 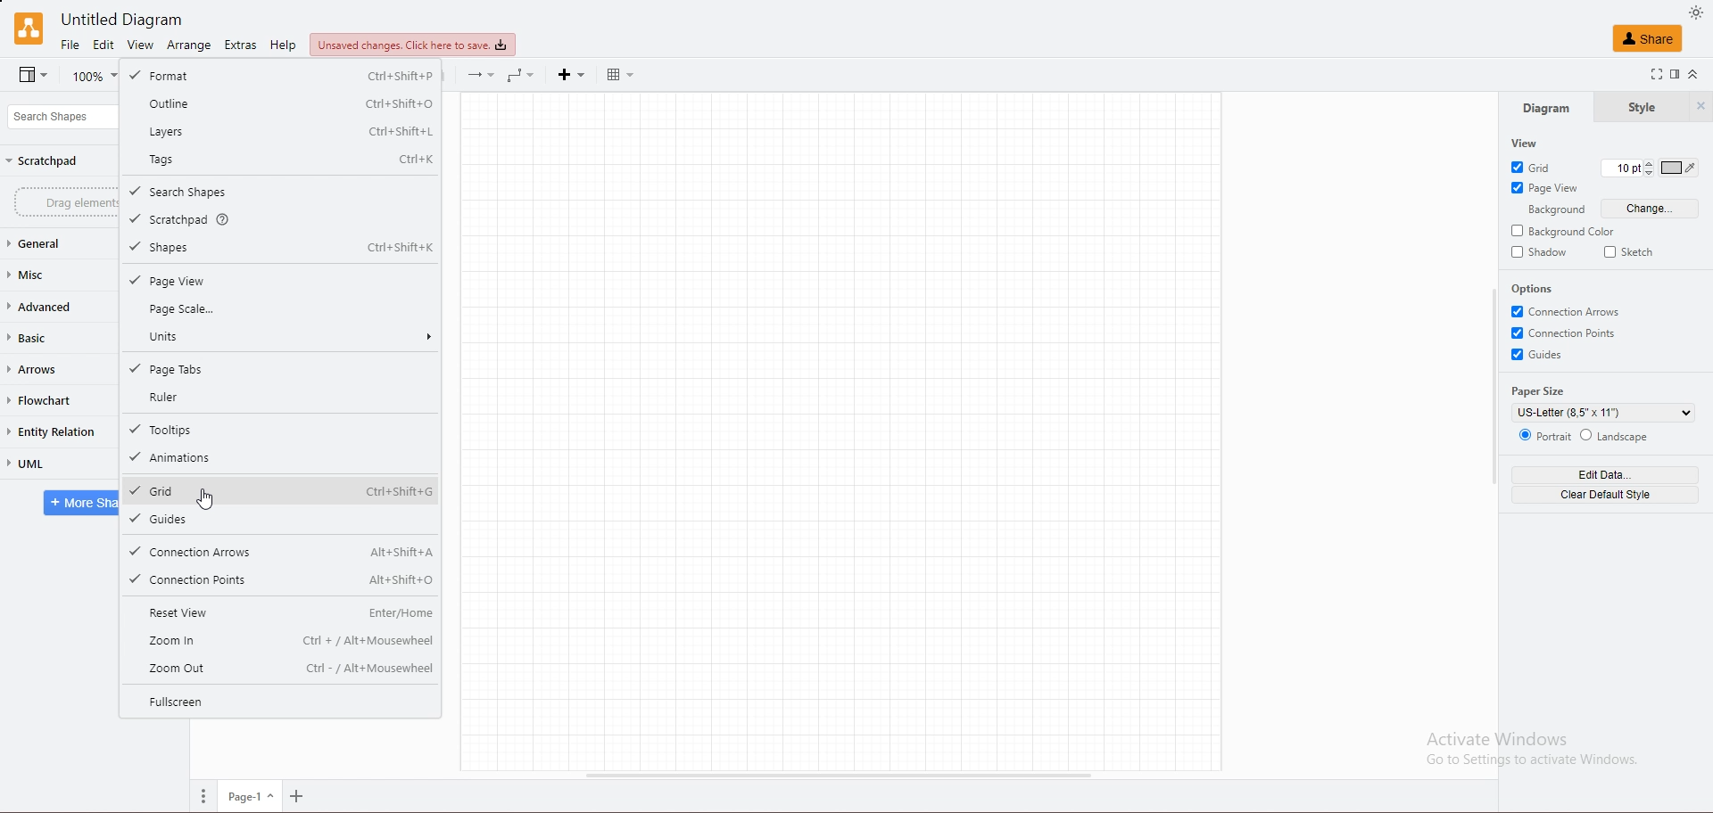 I want to click on cursor, so click(x=205, y=501).